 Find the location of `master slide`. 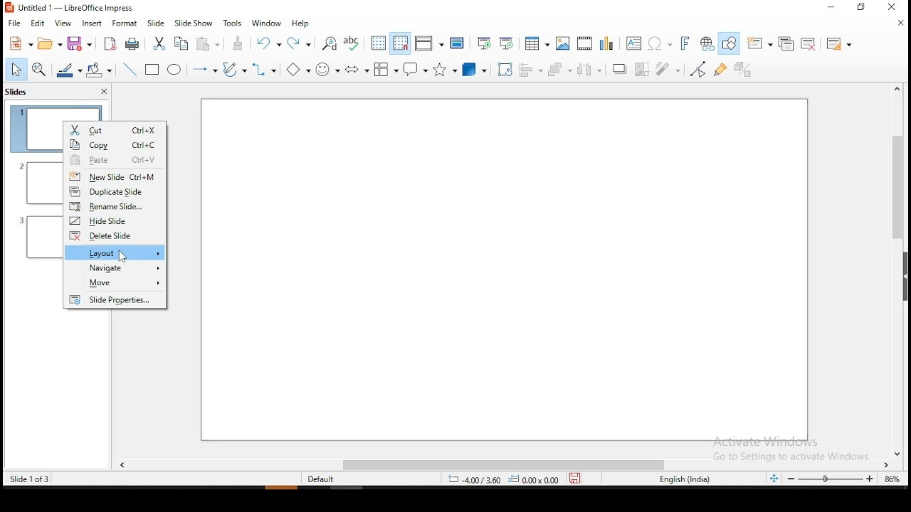

master slide is located at coordinates (458, 44).